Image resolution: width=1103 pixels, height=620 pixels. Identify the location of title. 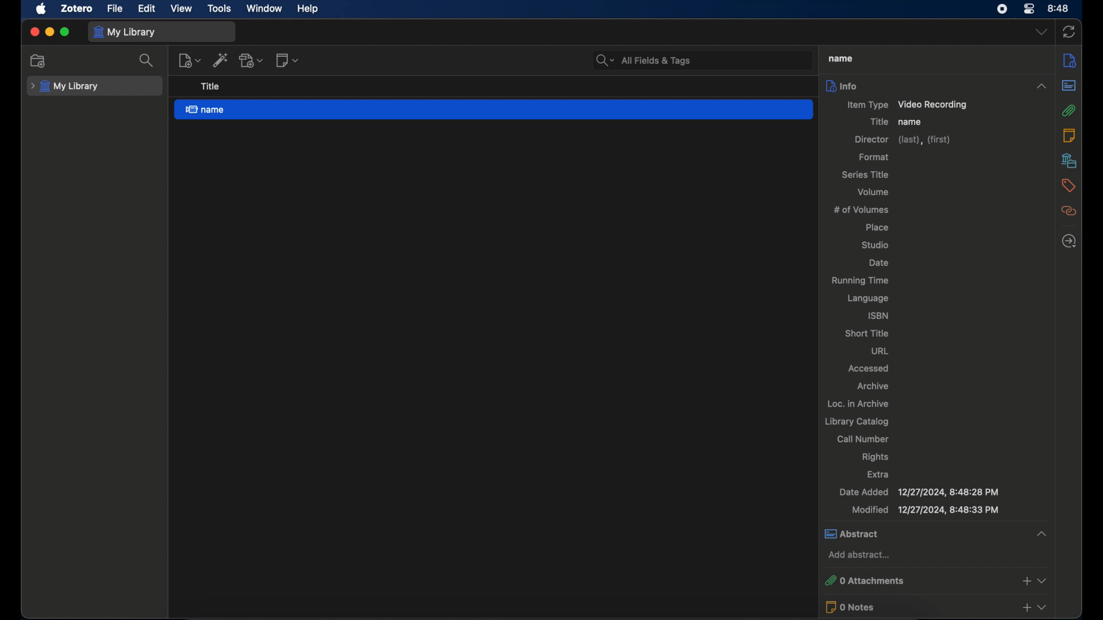
(878, 122).